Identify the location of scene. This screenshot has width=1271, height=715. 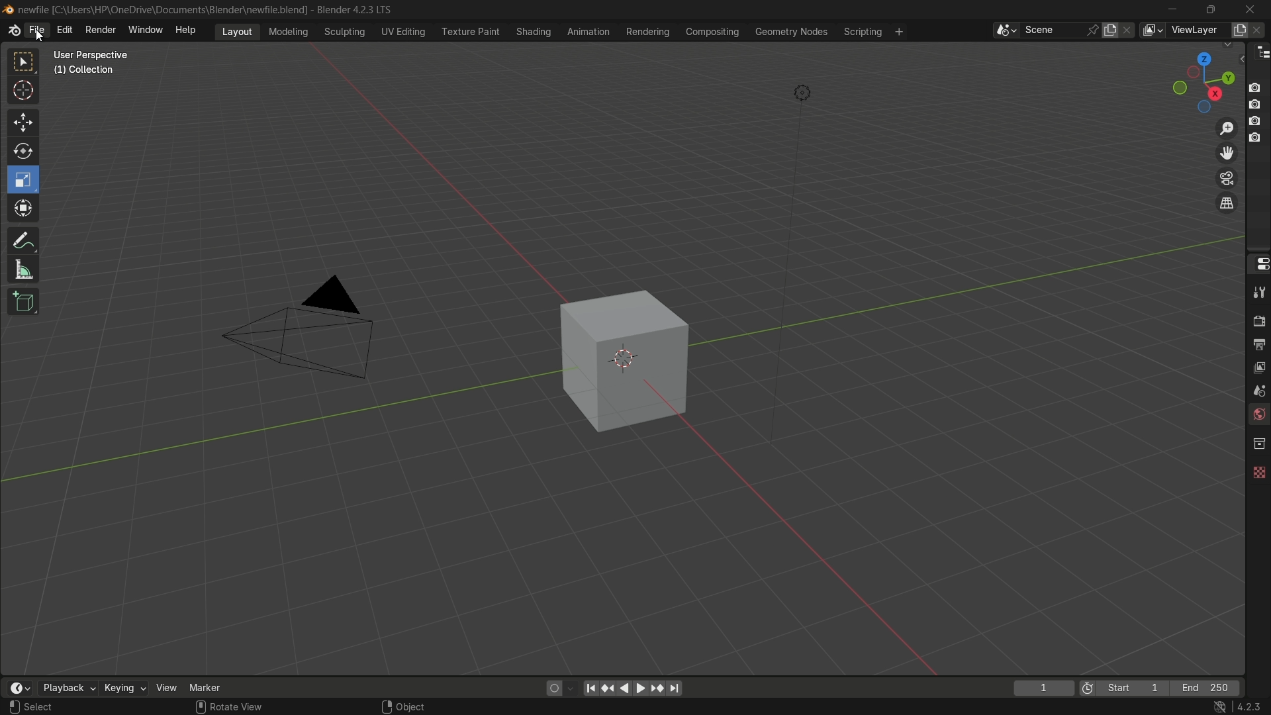
(1256, 390).